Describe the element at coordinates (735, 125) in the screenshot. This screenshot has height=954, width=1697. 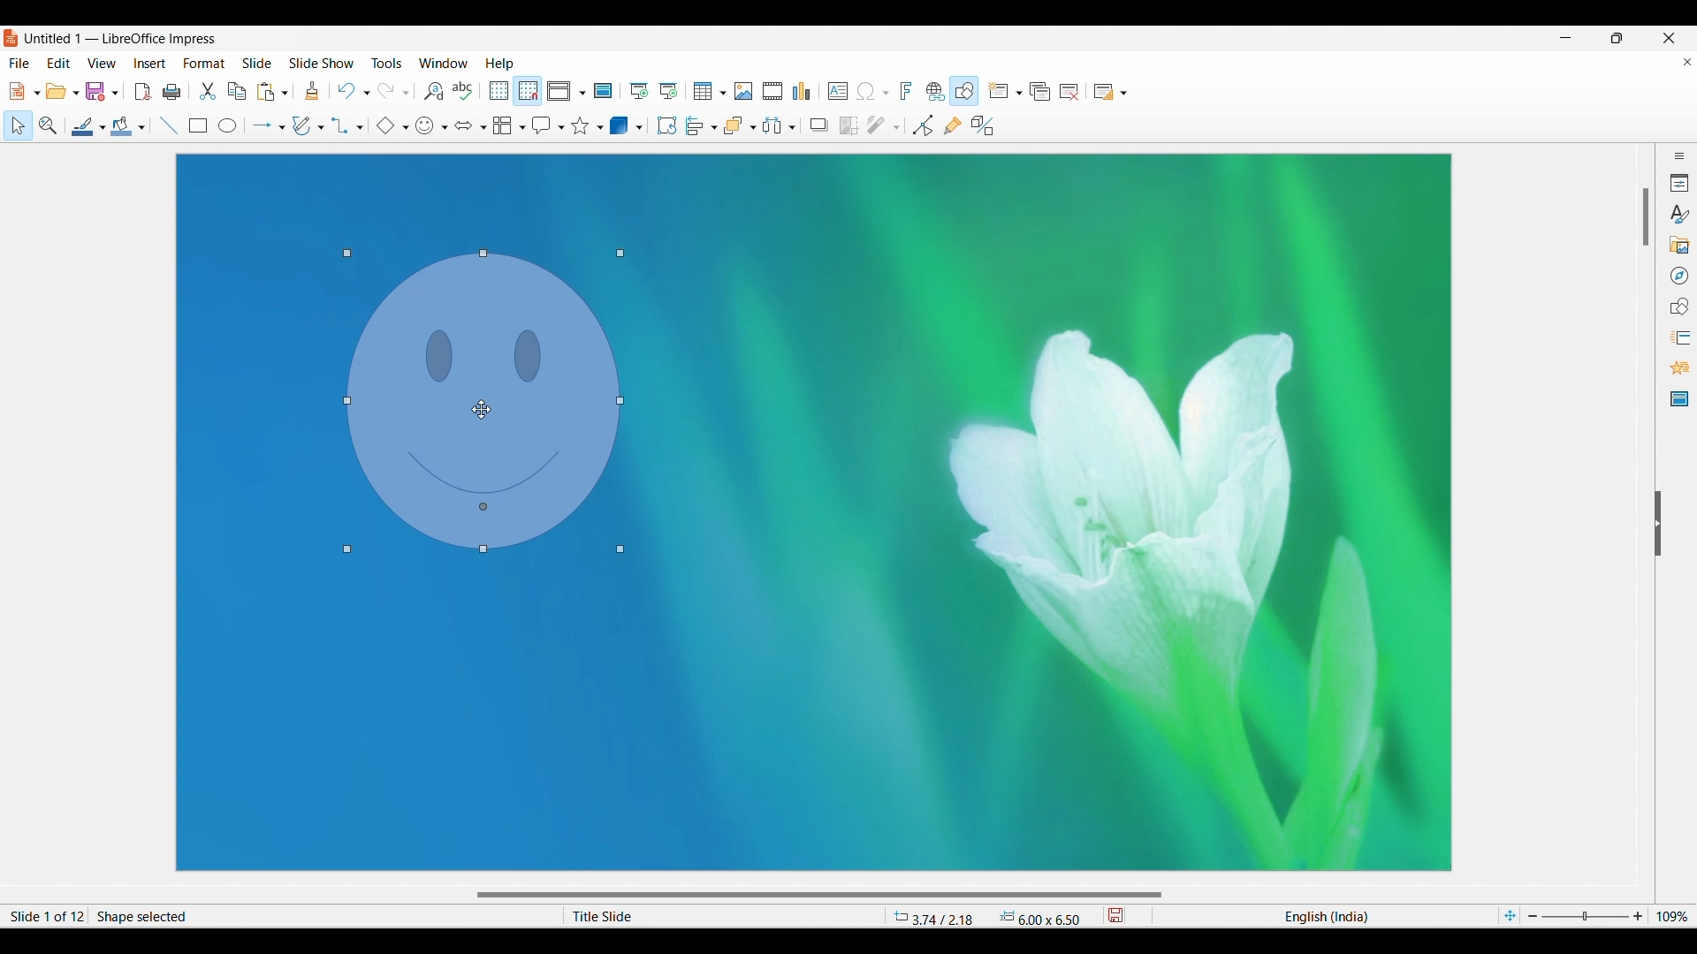
I see `Selected arrangement` at that location.